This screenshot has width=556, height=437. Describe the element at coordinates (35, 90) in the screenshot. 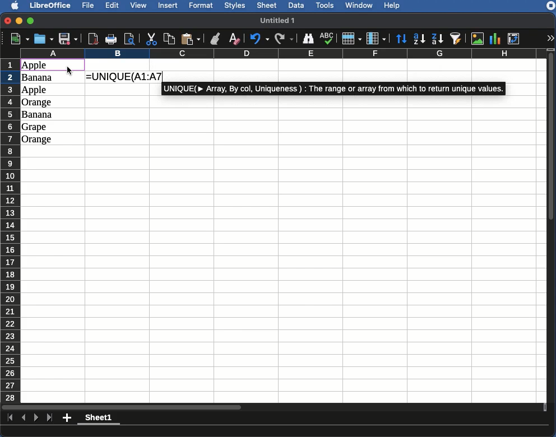

I see `Apple` at that location.